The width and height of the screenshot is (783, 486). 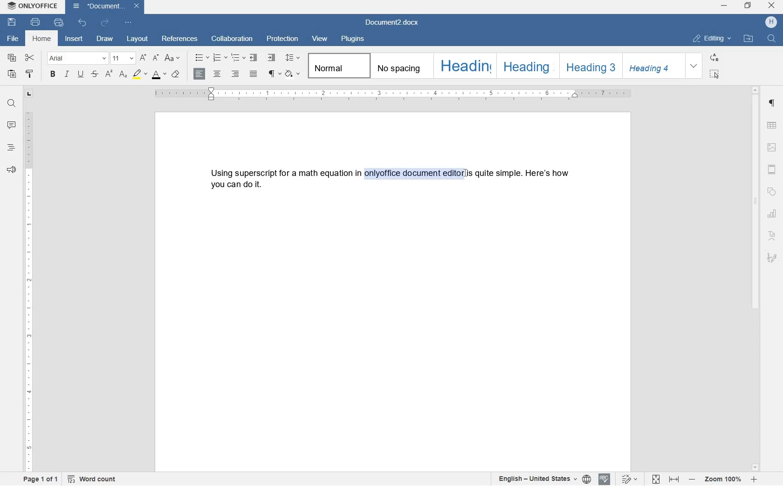 I want to click on HEADING 1, so click(x=463, y=66).